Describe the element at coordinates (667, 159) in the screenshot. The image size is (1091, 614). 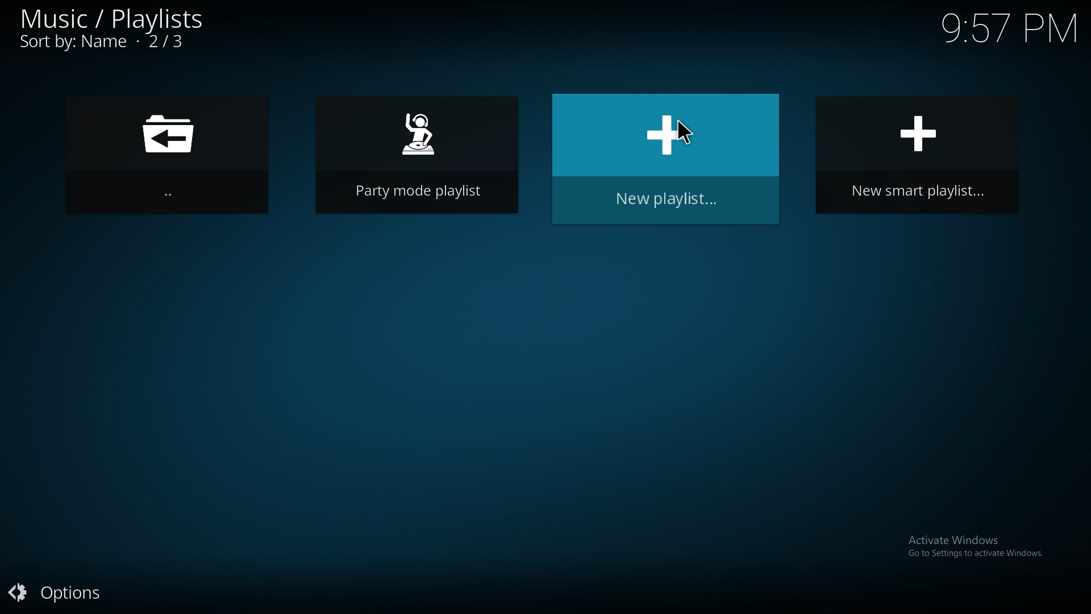
I see `new playlist` at that location.